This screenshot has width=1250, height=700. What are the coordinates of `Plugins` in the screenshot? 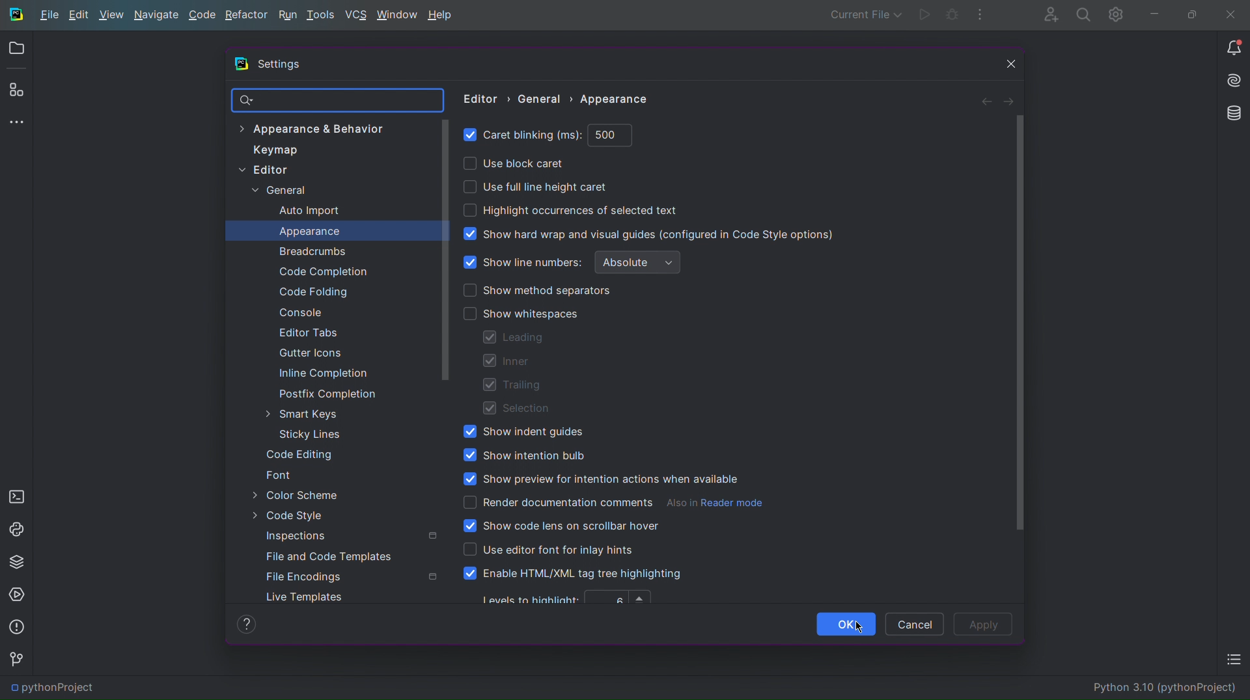 It's located at (16, 92).